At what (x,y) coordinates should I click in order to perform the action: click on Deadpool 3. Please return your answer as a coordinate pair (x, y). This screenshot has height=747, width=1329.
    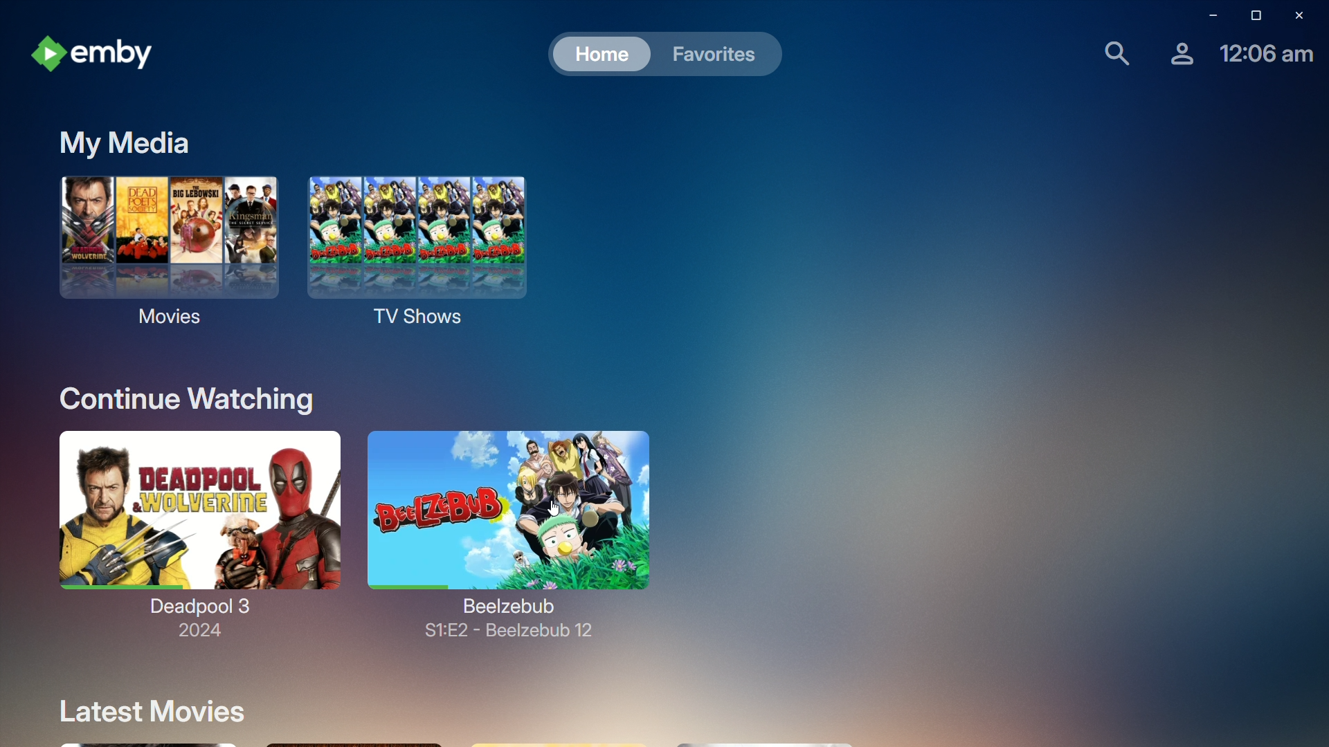
    Looking at the image, I should click on (192, 517).